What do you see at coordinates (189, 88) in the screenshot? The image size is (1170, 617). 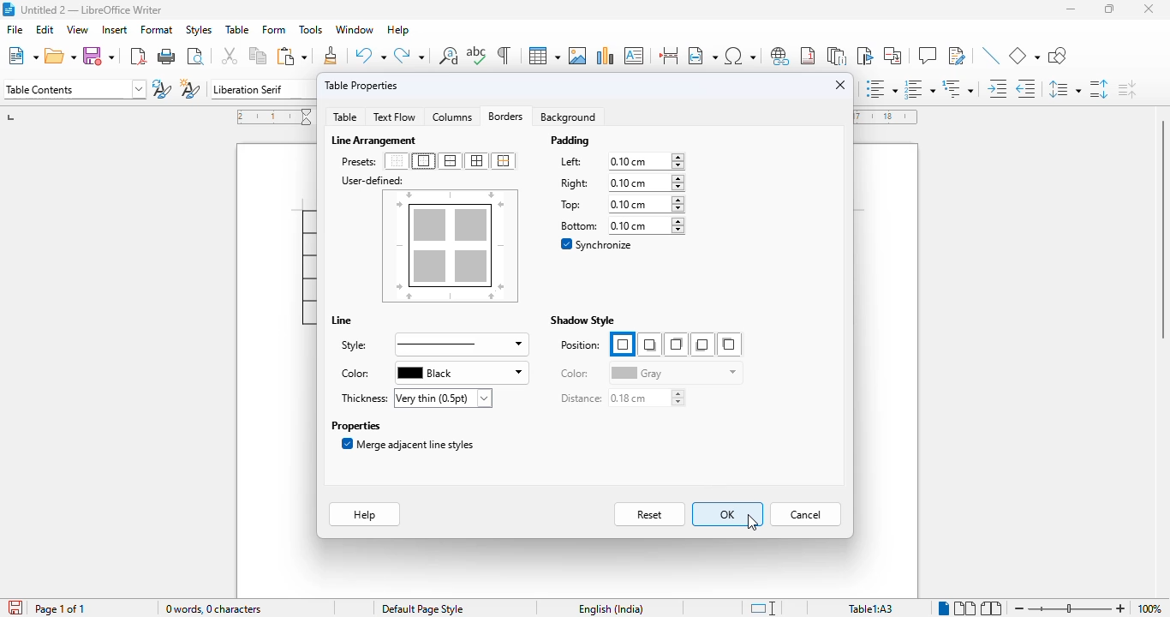 I see `new style from selection` at bounding box center [189, 88].